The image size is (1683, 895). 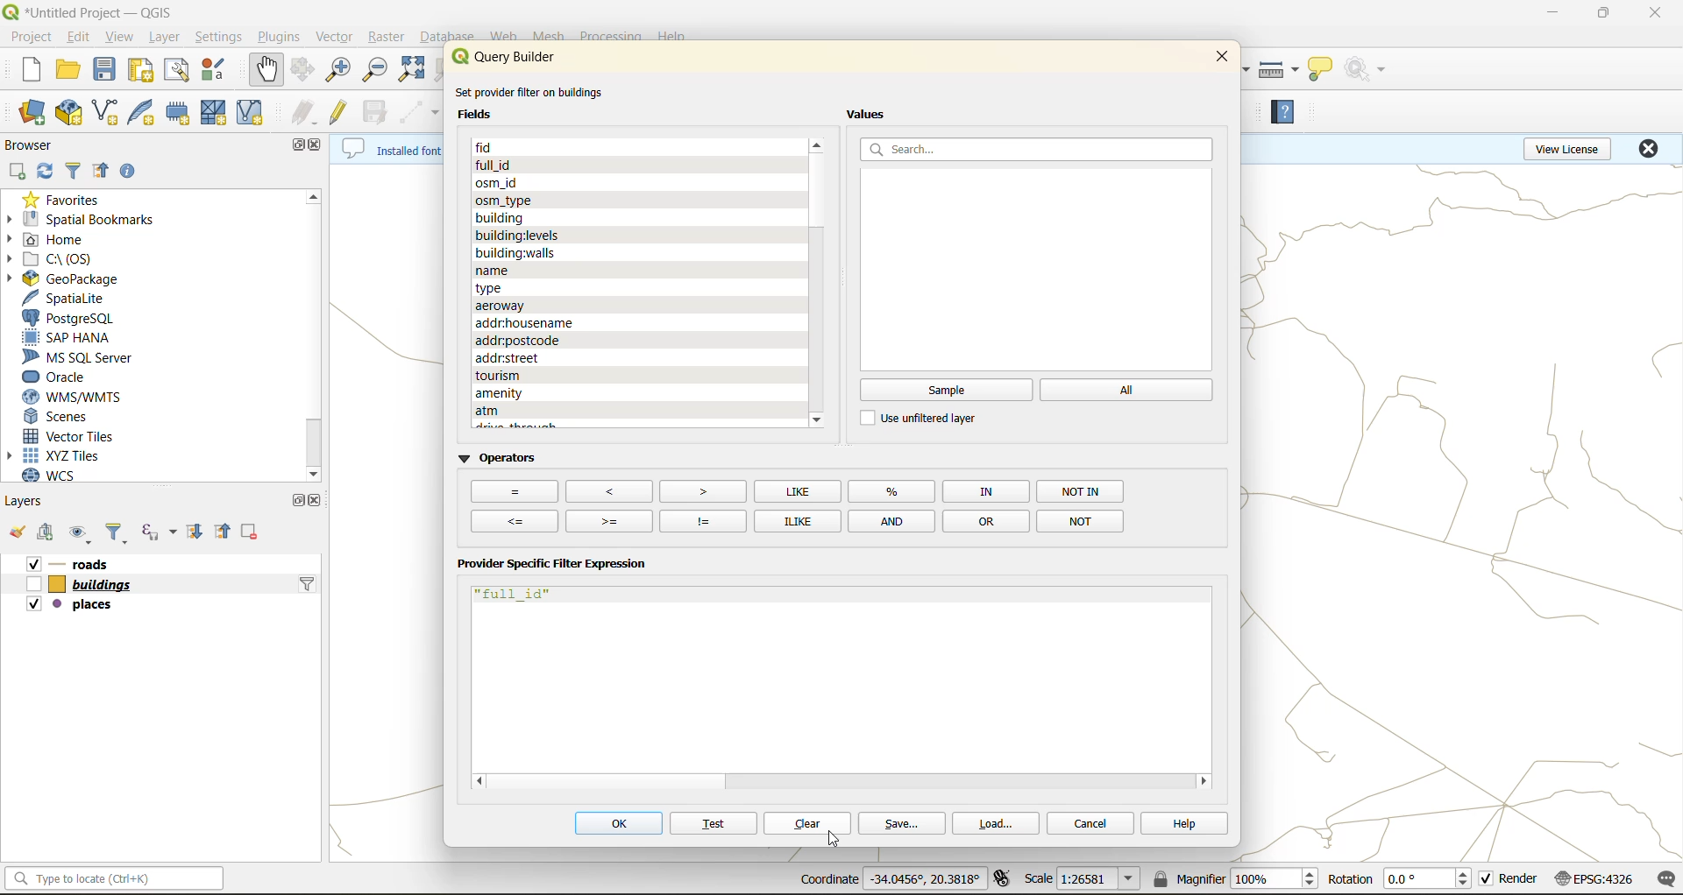 I want to click on cursor, so click(x=834, y=840).